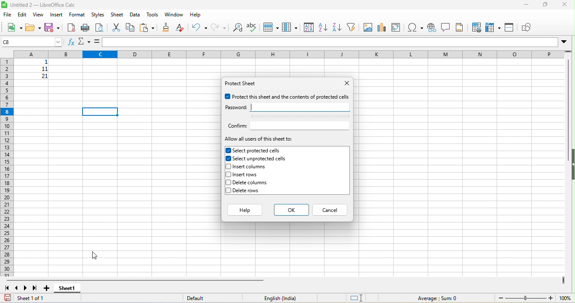 This screenshot has height=303, width=575. What do you see at coordinates (200, 28) in the screenshot?
I see `undo` at bounding box center [200, 28].